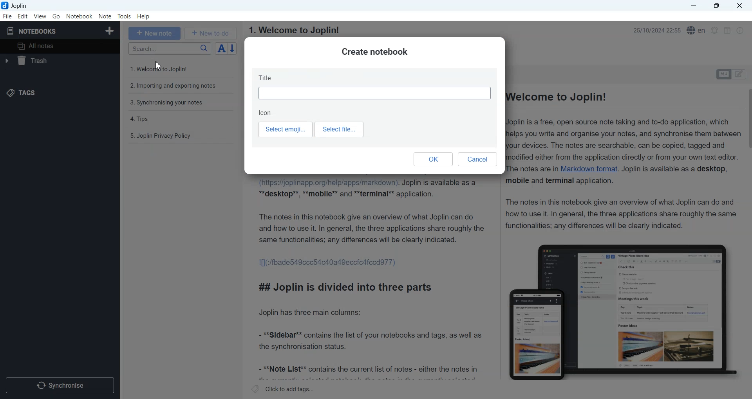 The height and width of the screenshot is (399, 752). What do you see at coordinates (739, 6) in the screenshot?
I see `Close` at bounding box center [739, 6].